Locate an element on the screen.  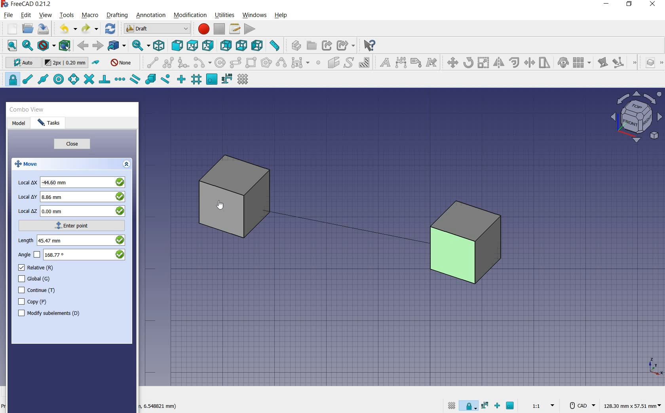
annotation is located at coordinates (152, 15).